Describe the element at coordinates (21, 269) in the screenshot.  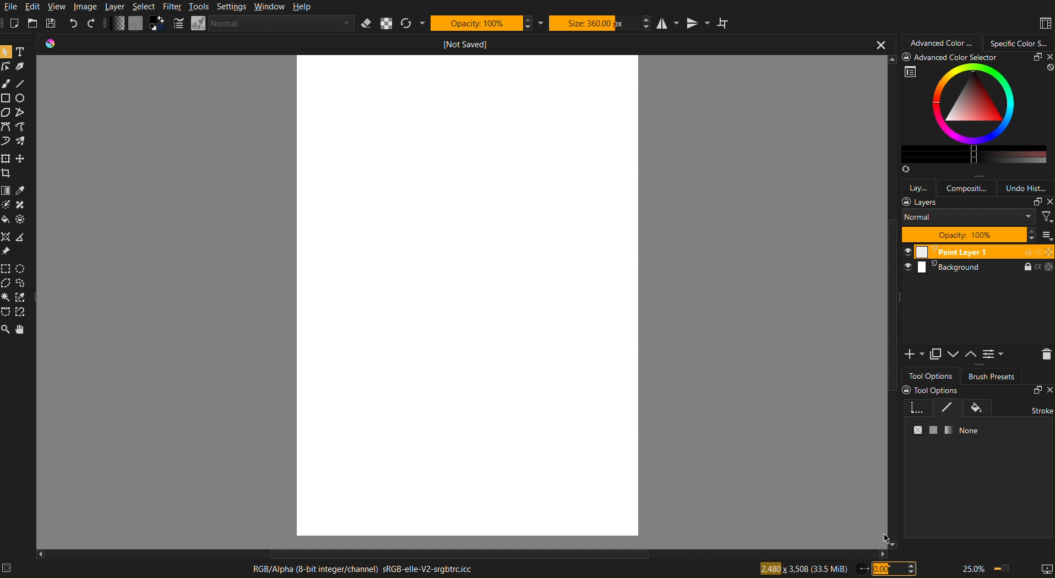
I see `Elliptical Selection Tool` at that location.